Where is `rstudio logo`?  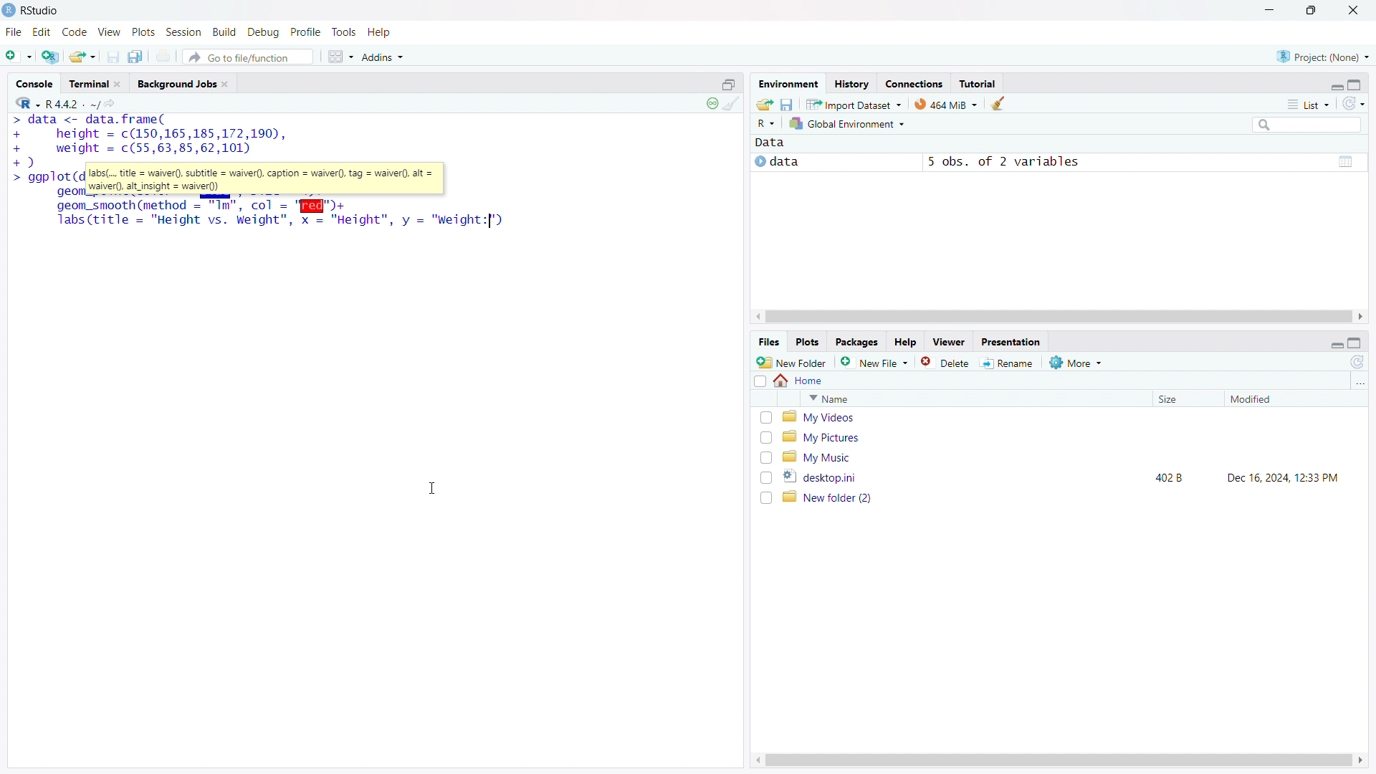
rstudio logo is located at coordinates (9, 10).